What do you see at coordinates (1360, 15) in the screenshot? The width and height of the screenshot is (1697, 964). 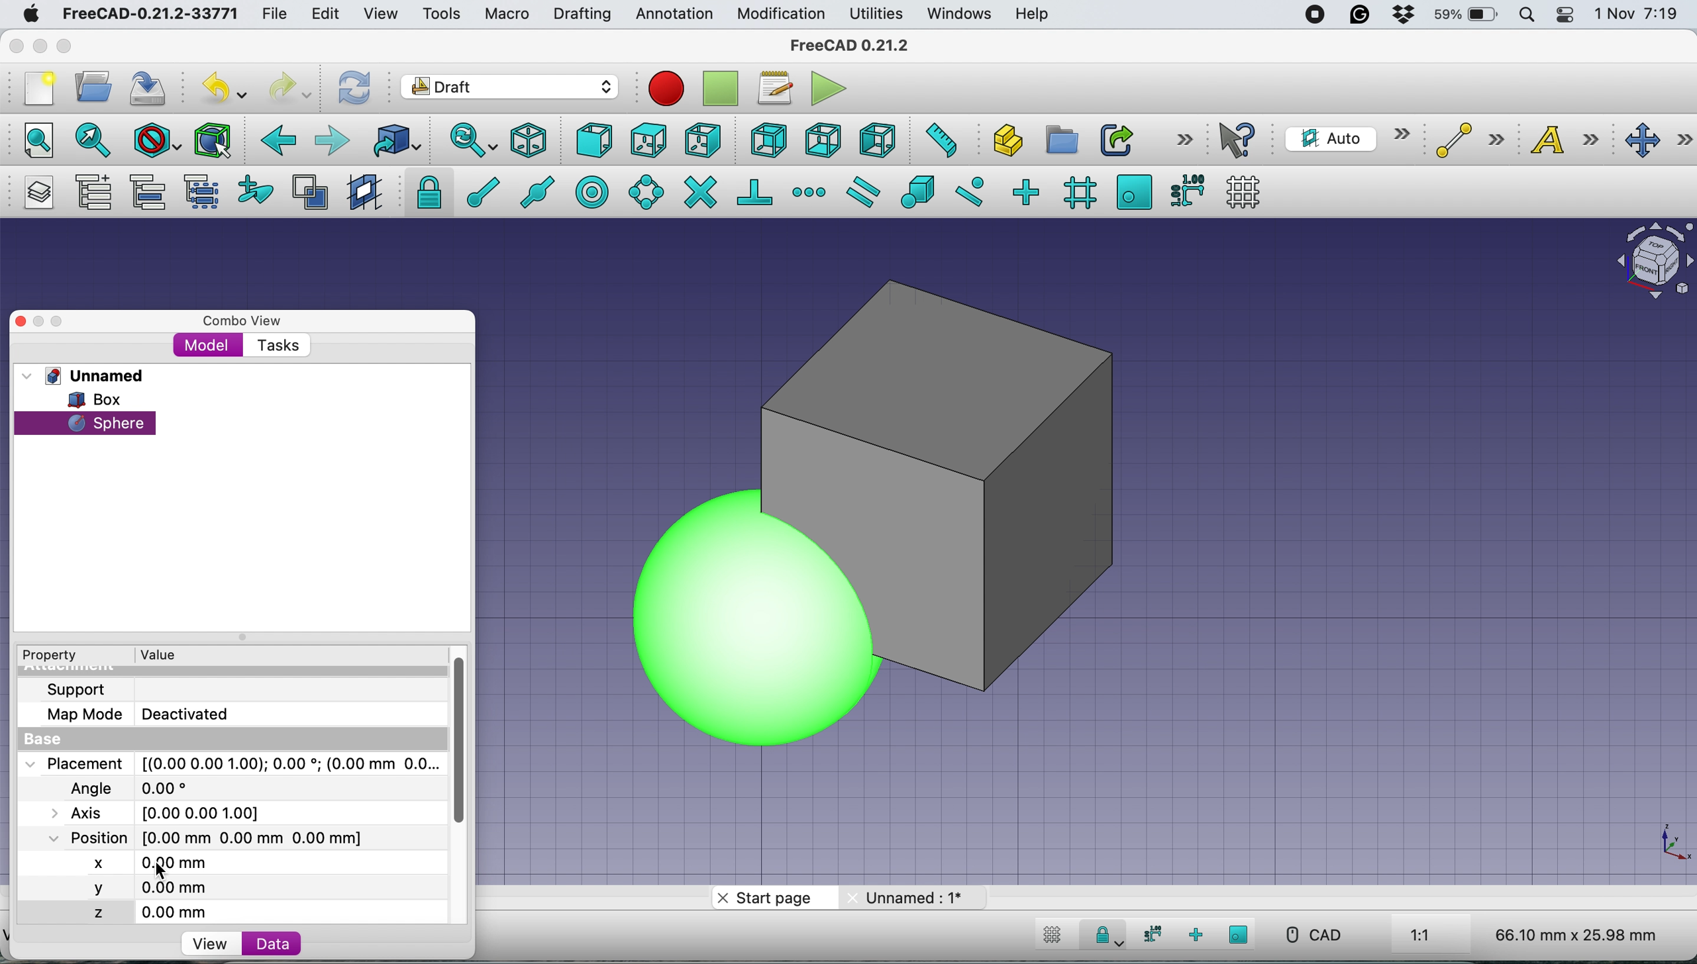 I see `grammarly` at bounding box center [1360, 15].